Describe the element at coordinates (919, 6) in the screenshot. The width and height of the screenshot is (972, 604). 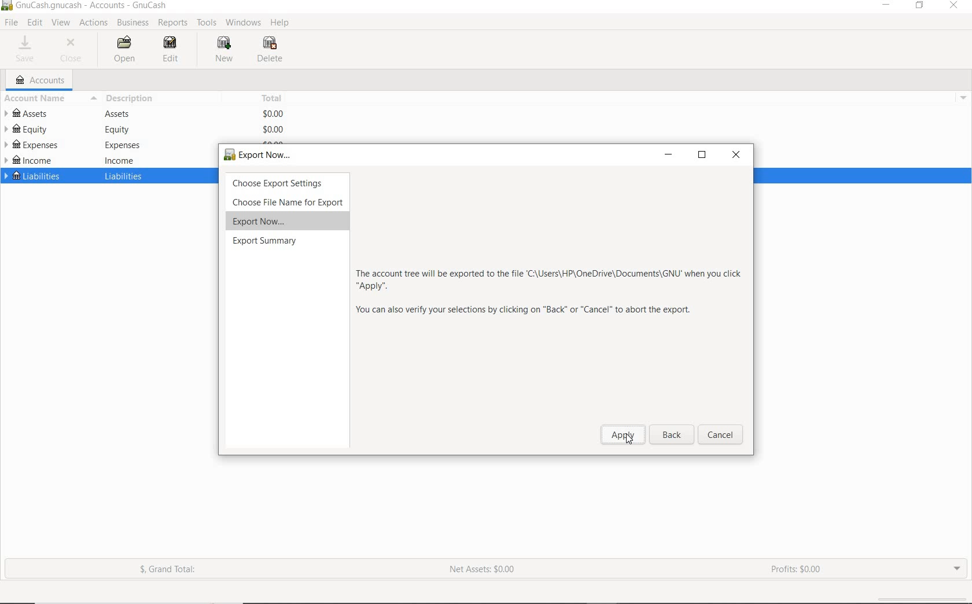
I see `RESTORE DOWN` at that location.